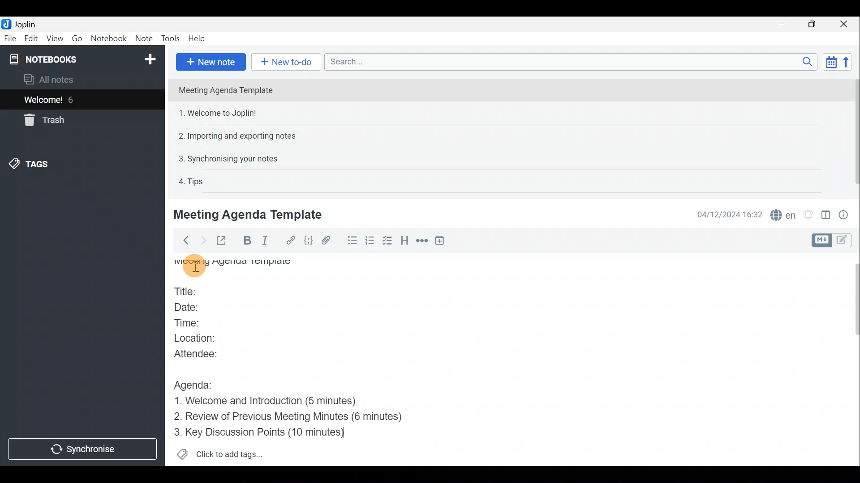  What do you see at coordinates (198, 385) in the screenshot?
I see `Agenda:` at bounding box center [198, 385].